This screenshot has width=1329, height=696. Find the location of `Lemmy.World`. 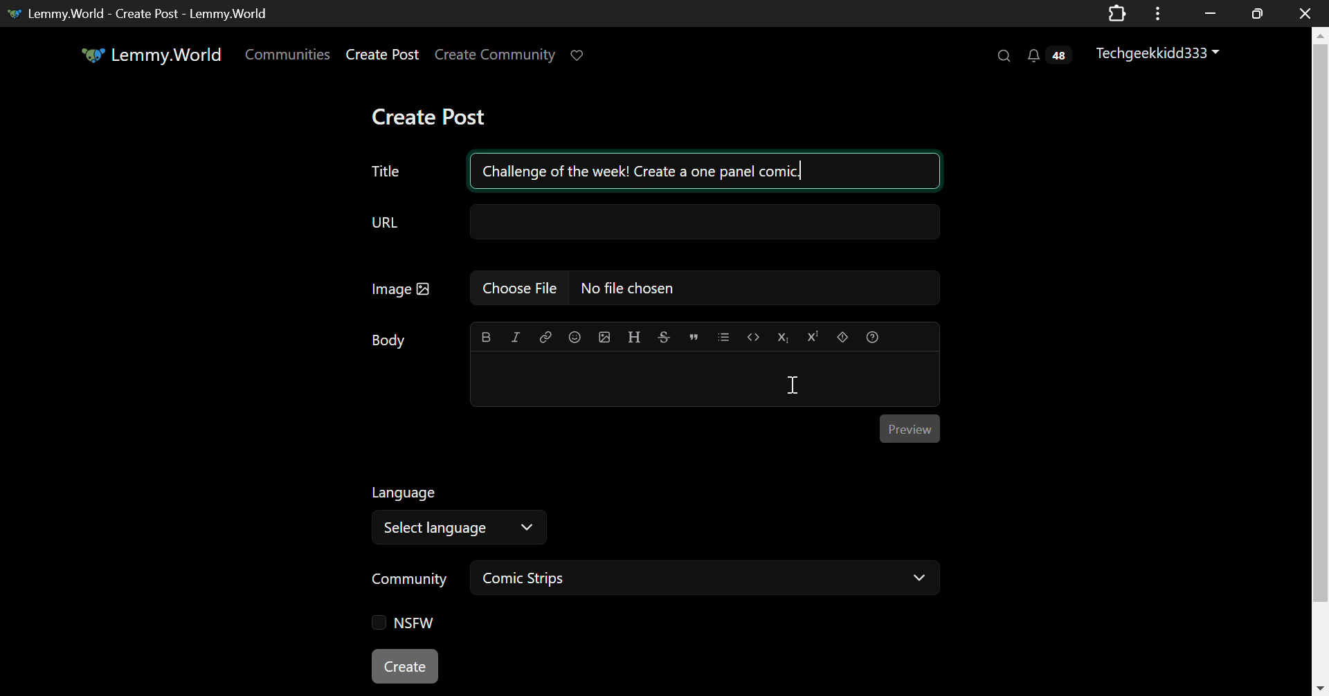

Lemmy.World is located at coordinates (151, 57).